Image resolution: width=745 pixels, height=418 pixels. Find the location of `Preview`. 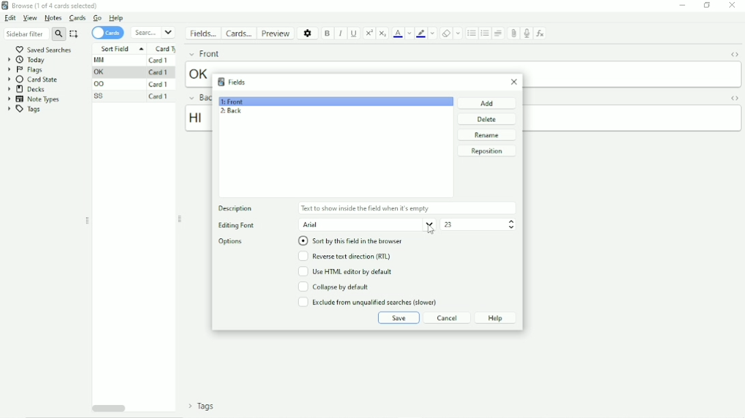

Preview is located at coordinates (277, 33).